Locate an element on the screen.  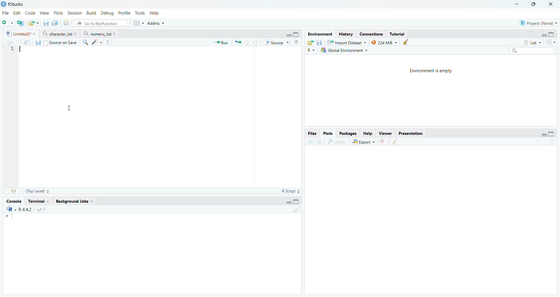
Save current file is located at coordinates (46, 23).